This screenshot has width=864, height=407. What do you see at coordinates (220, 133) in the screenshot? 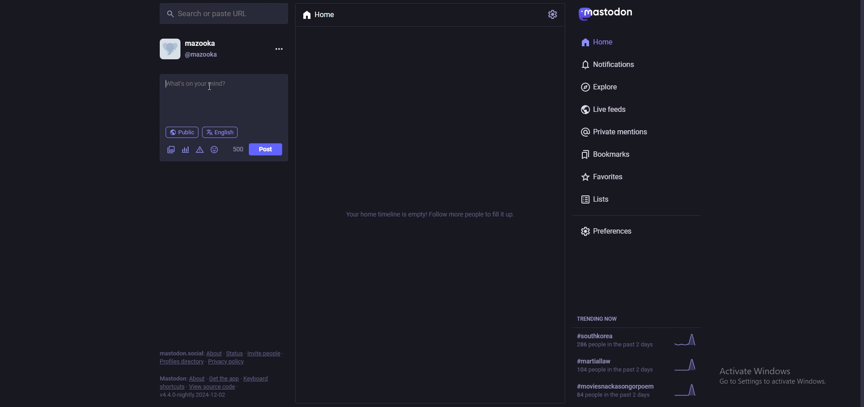
I see `language` at bounding box center [220, 133].